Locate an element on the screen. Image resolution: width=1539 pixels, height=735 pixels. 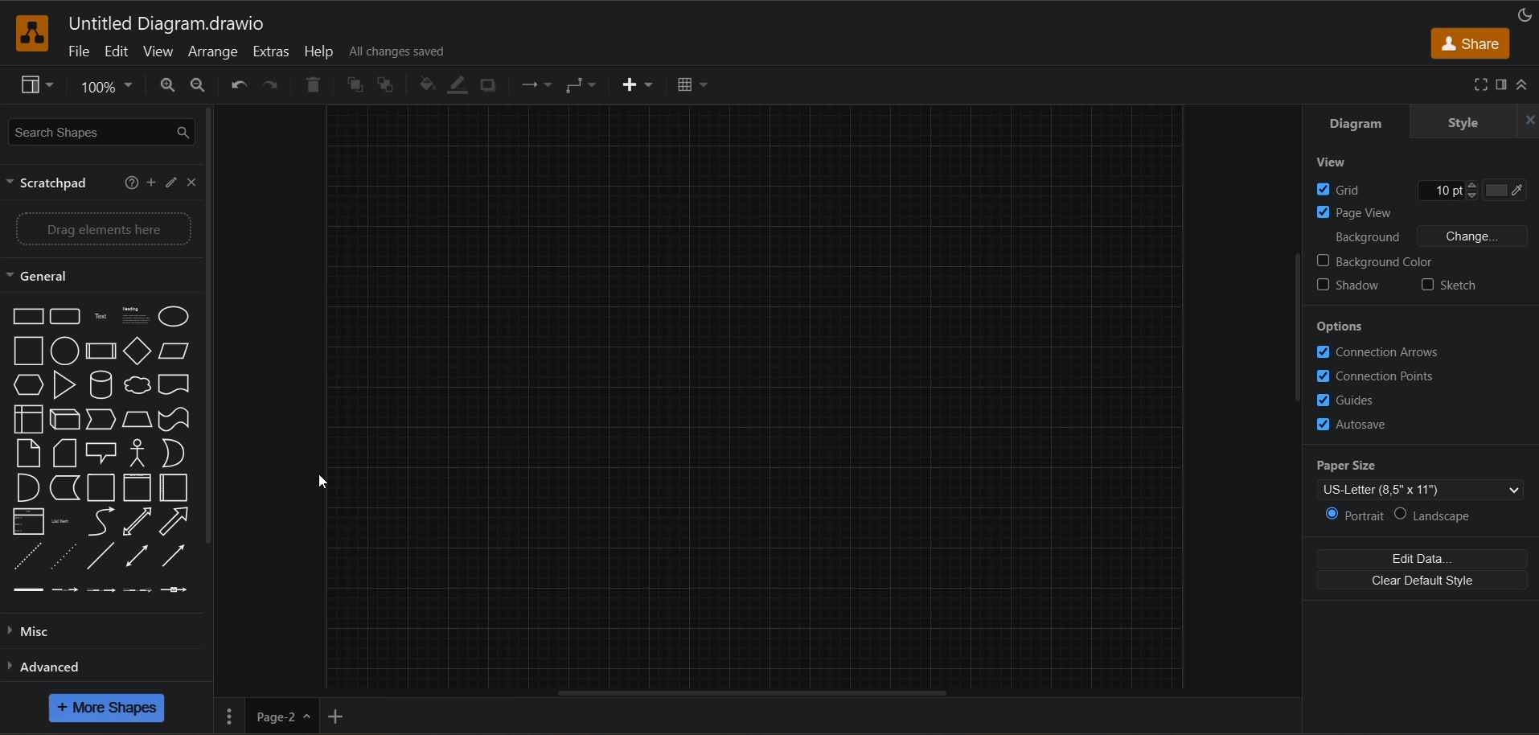
cursor is located at coordinates (323, 482).